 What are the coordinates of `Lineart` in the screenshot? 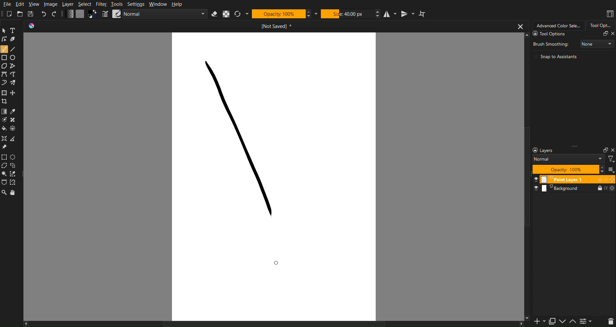 It's located at (15, 40).